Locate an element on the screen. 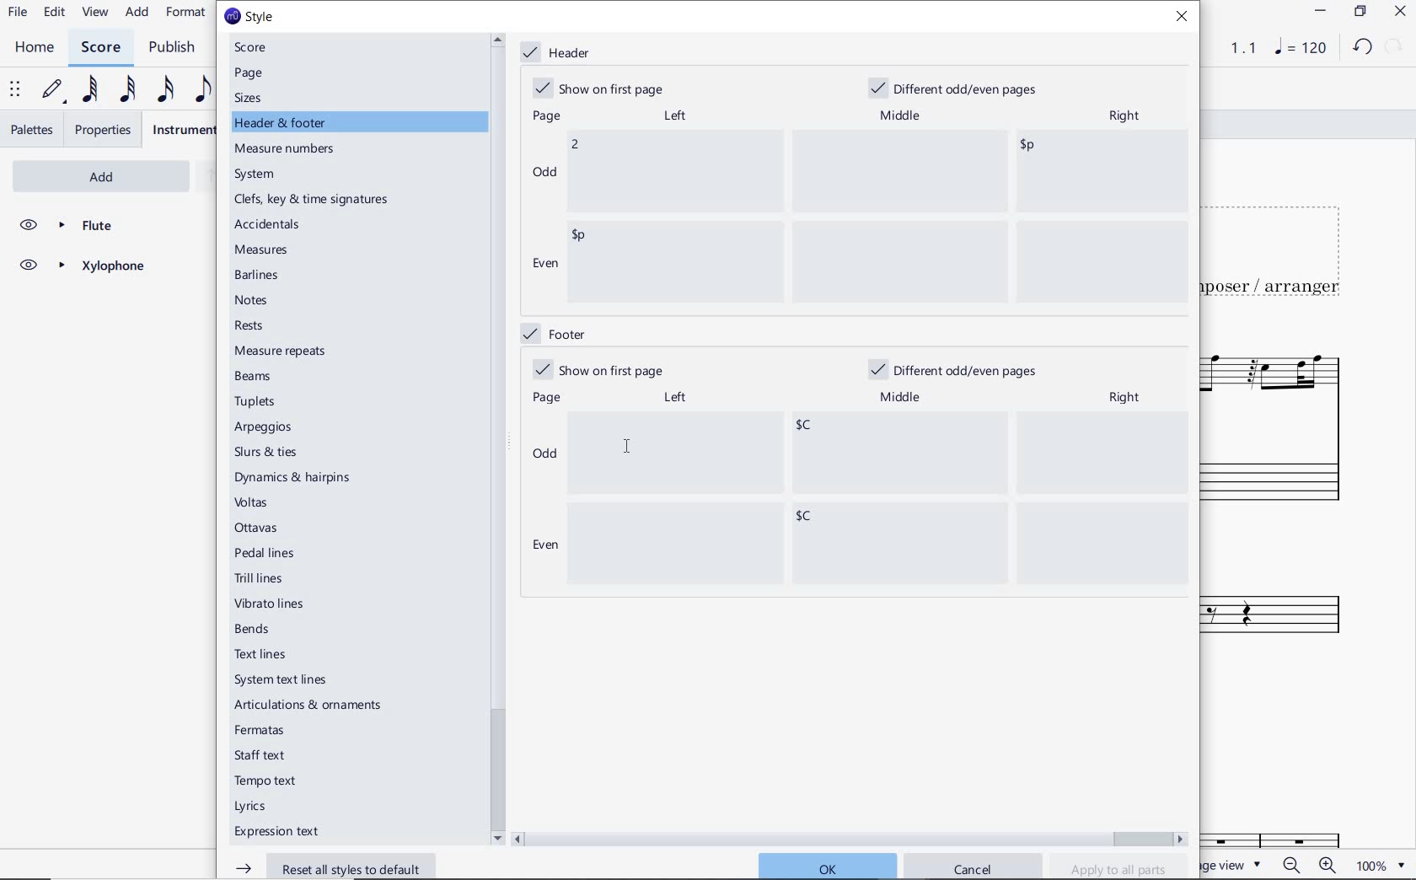 Image resolution: width=1416 pixels, height=880 pixels. right is located at coordinates (1124, 117).